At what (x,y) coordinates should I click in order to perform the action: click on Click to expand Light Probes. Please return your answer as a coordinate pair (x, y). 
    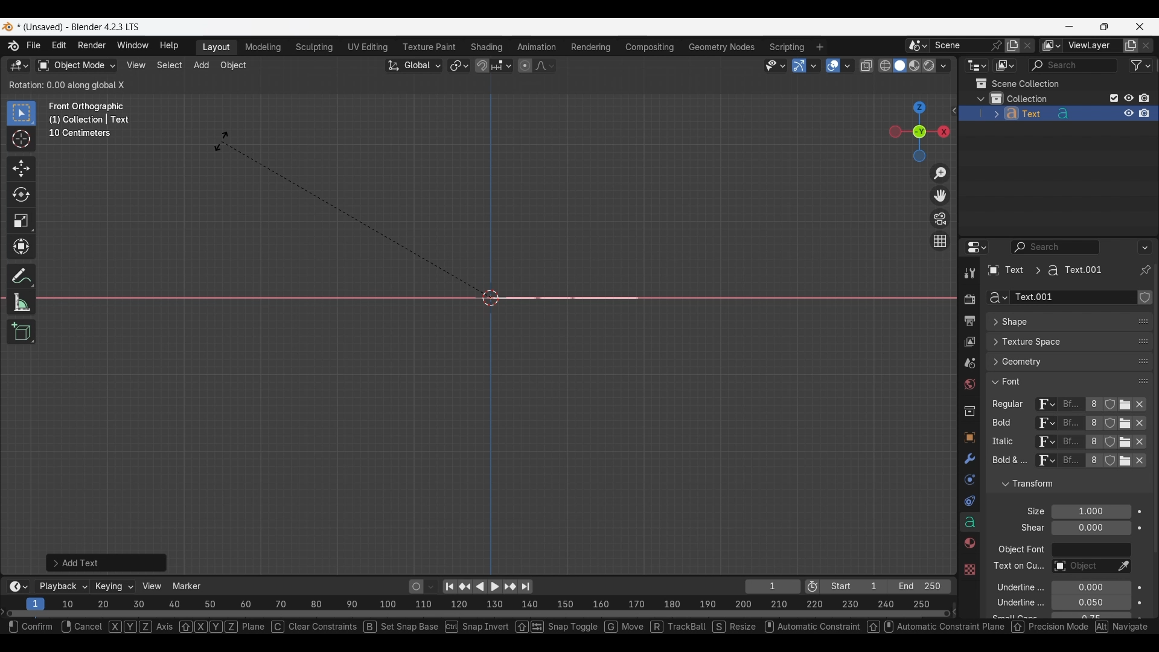
    Looking at the image, I should click on (1028, 511).